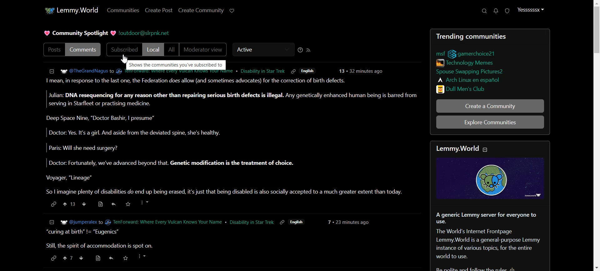  What do you see at coordinates (79, 70) in the screenshot?
I see `username` at bounding box center [79, 70].